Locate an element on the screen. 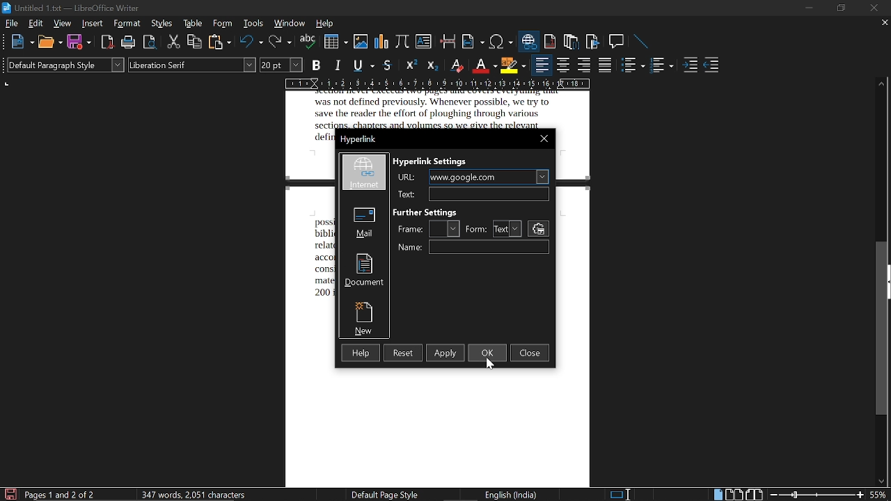 The width and height of the screenshot is (891, 501). open is located at coordinates (49, 42).